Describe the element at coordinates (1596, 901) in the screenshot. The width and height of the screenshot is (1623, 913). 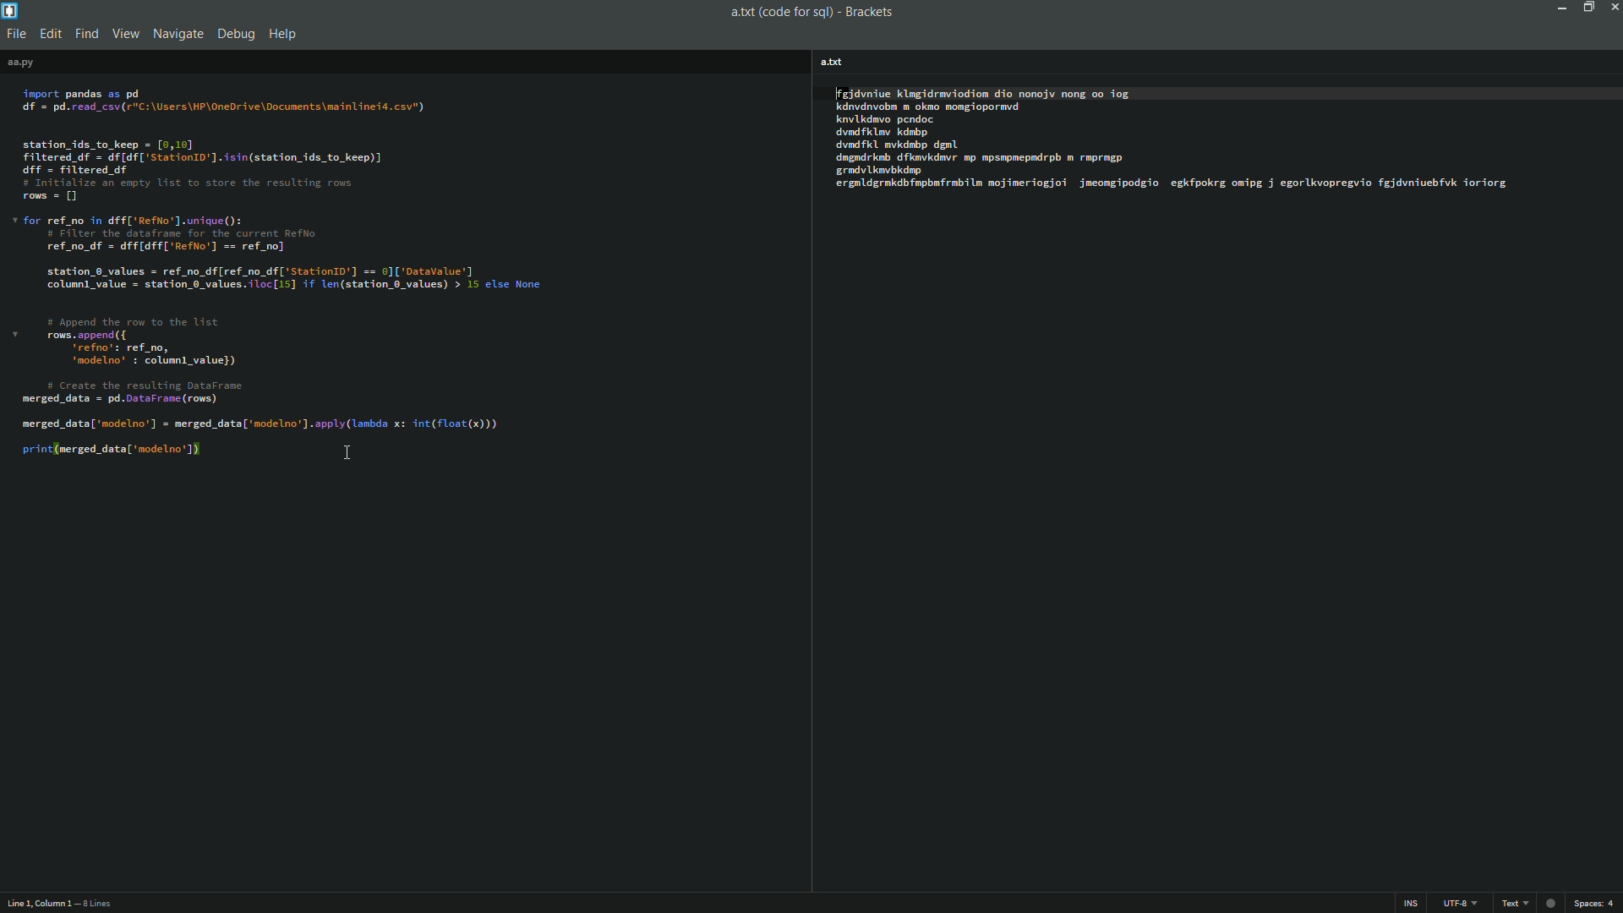
I see `space` at that location.